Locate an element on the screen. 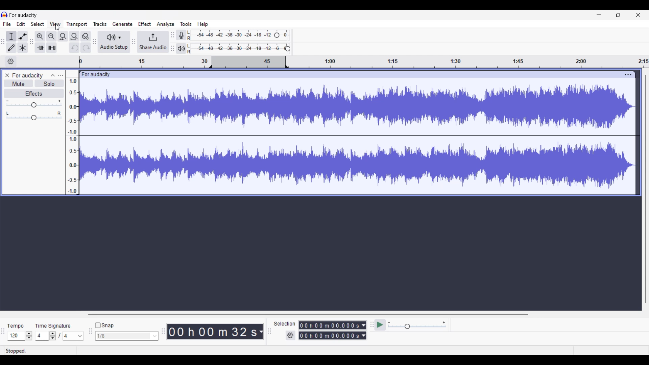 This screenshot has width=649, height=365. Effect menu is located at coordinates (145, 24).